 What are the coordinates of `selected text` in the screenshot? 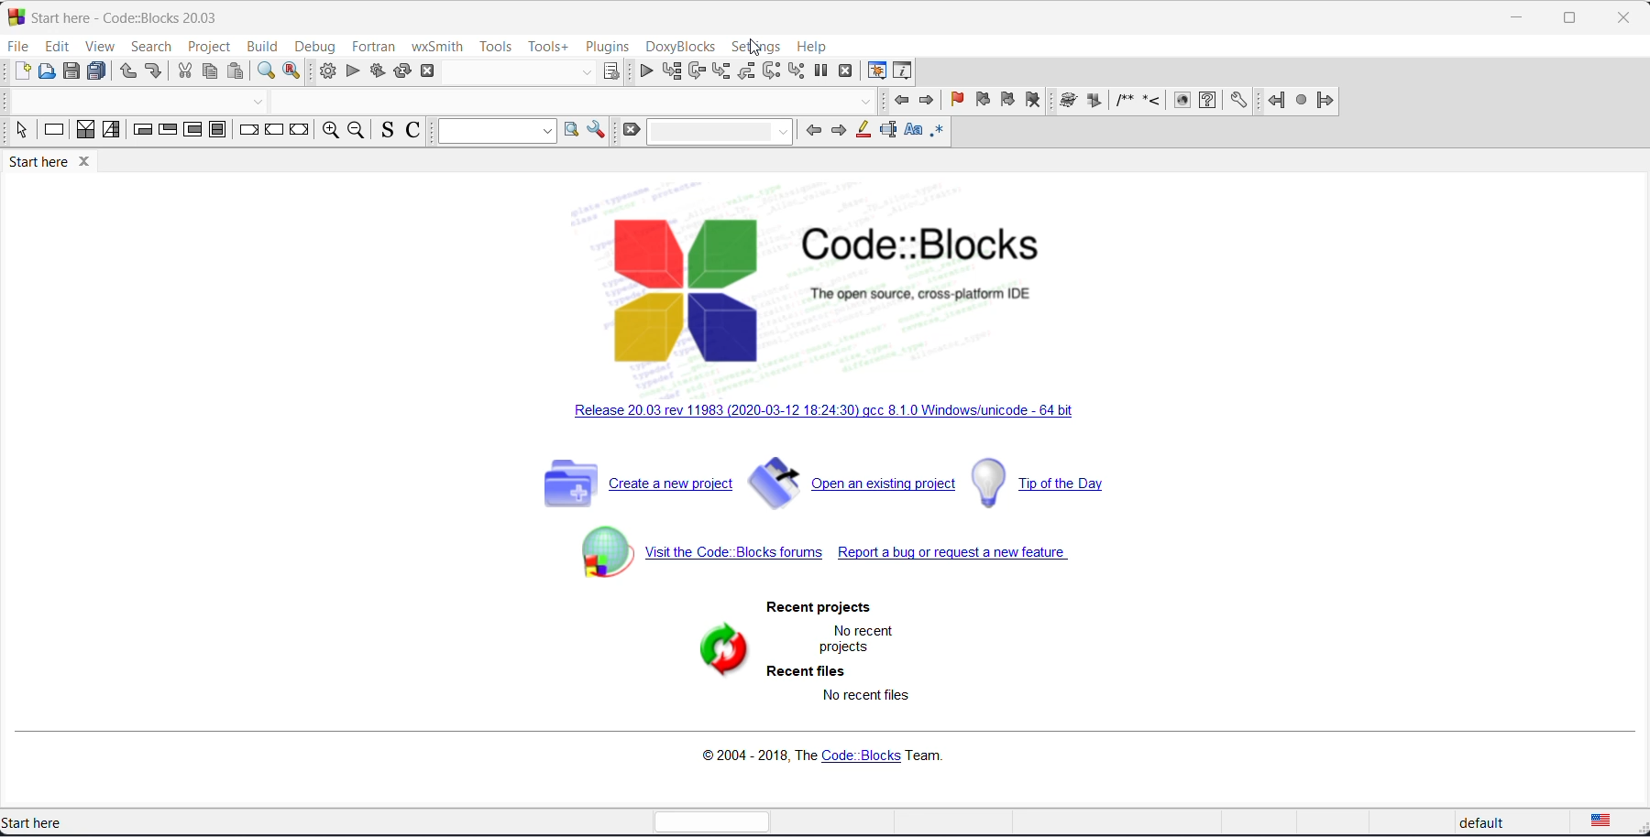 It's located at (888, 130).